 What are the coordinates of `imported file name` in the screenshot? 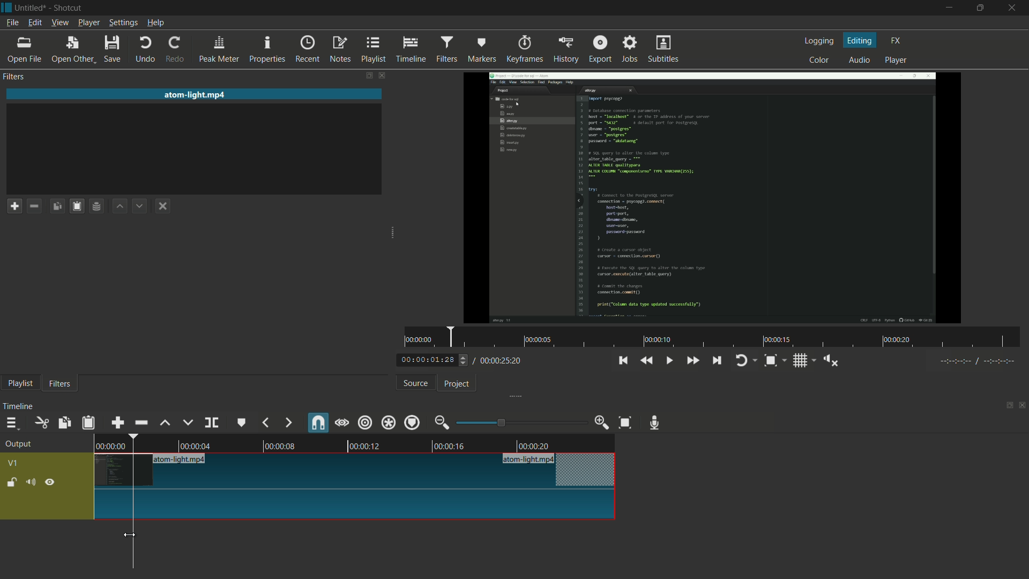 It's located at (196, 94).